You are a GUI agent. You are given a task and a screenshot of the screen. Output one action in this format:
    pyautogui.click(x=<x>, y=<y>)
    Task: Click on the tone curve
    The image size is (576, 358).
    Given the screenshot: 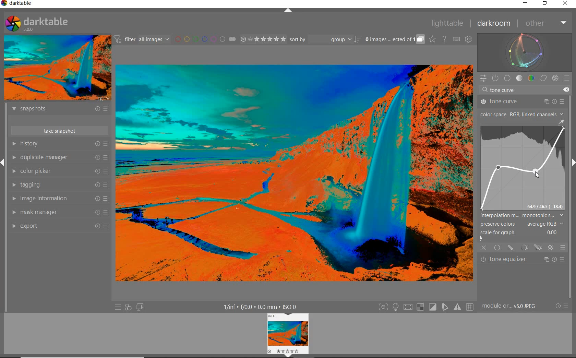 What is the action you would take?
    pyautogui.click(x=521, y=102)
    